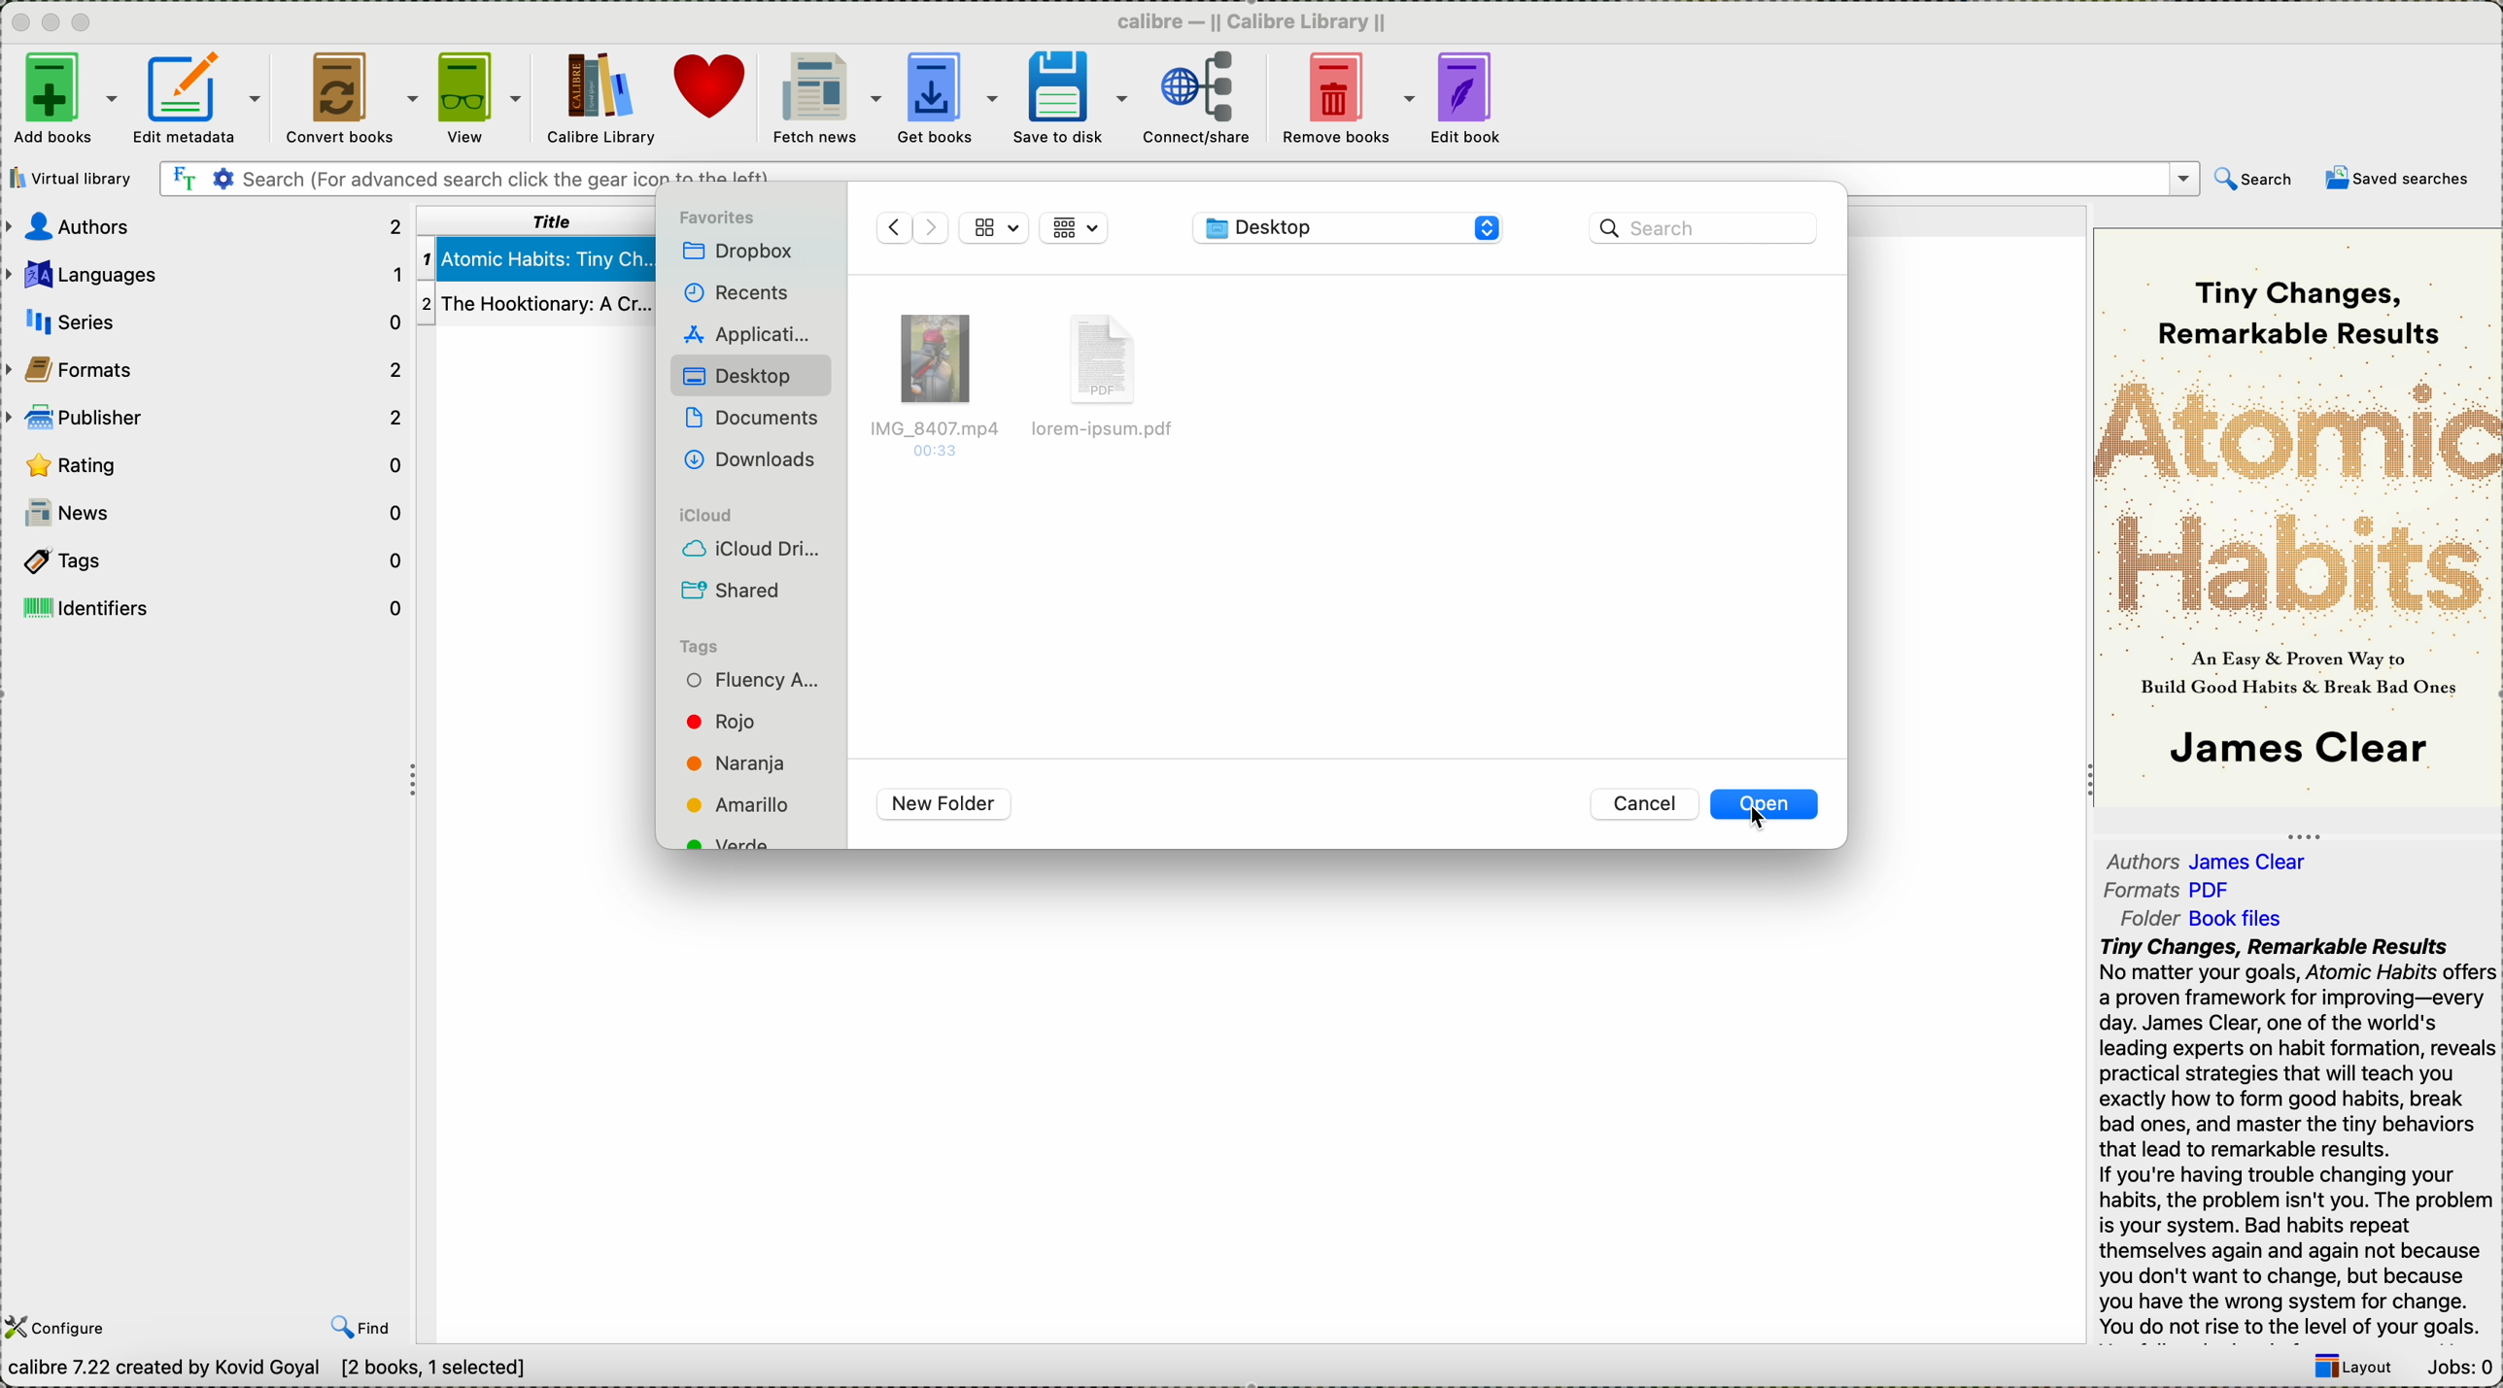 The image size is (2503, 1388). Describe the element at coordinates (537, 259) in the screenshot. I see `book selected` at that location.